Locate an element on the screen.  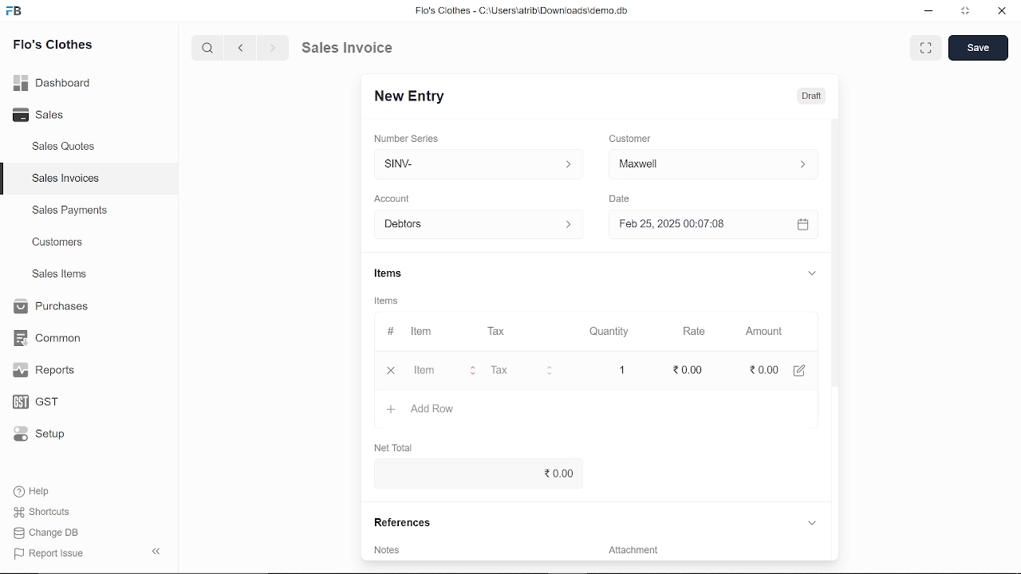
open calender is located at coordinates (802, 225).